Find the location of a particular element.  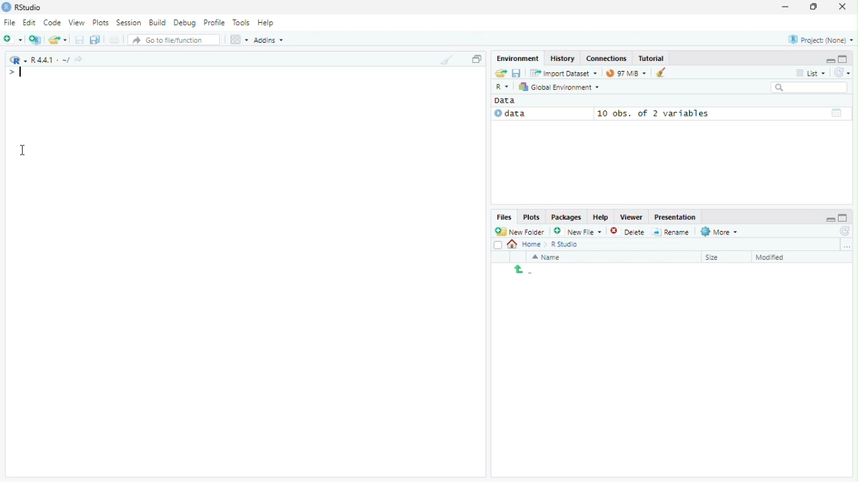

Delete is located at coordinates (628, 231).